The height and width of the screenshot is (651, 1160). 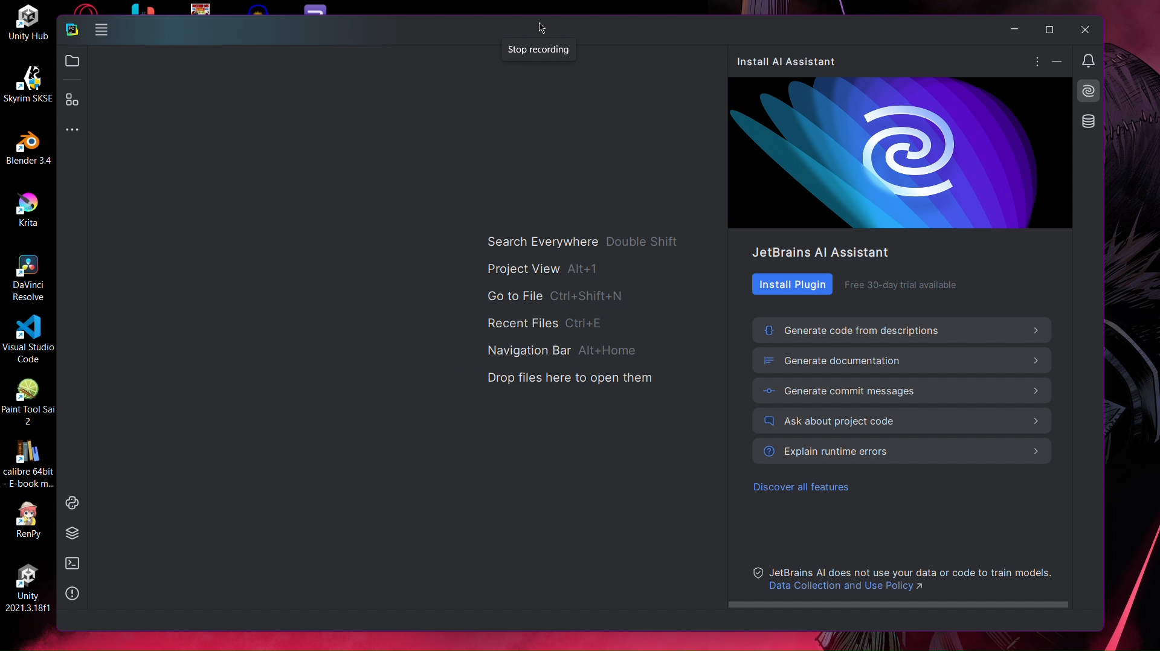 I want to click on Python Console, so click(x=71, y=502).